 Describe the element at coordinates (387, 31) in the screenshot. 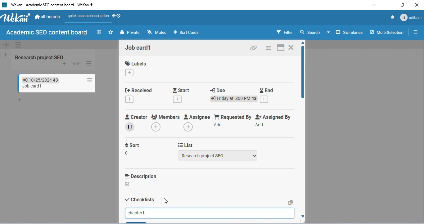

I see `multi-selection` at that location.